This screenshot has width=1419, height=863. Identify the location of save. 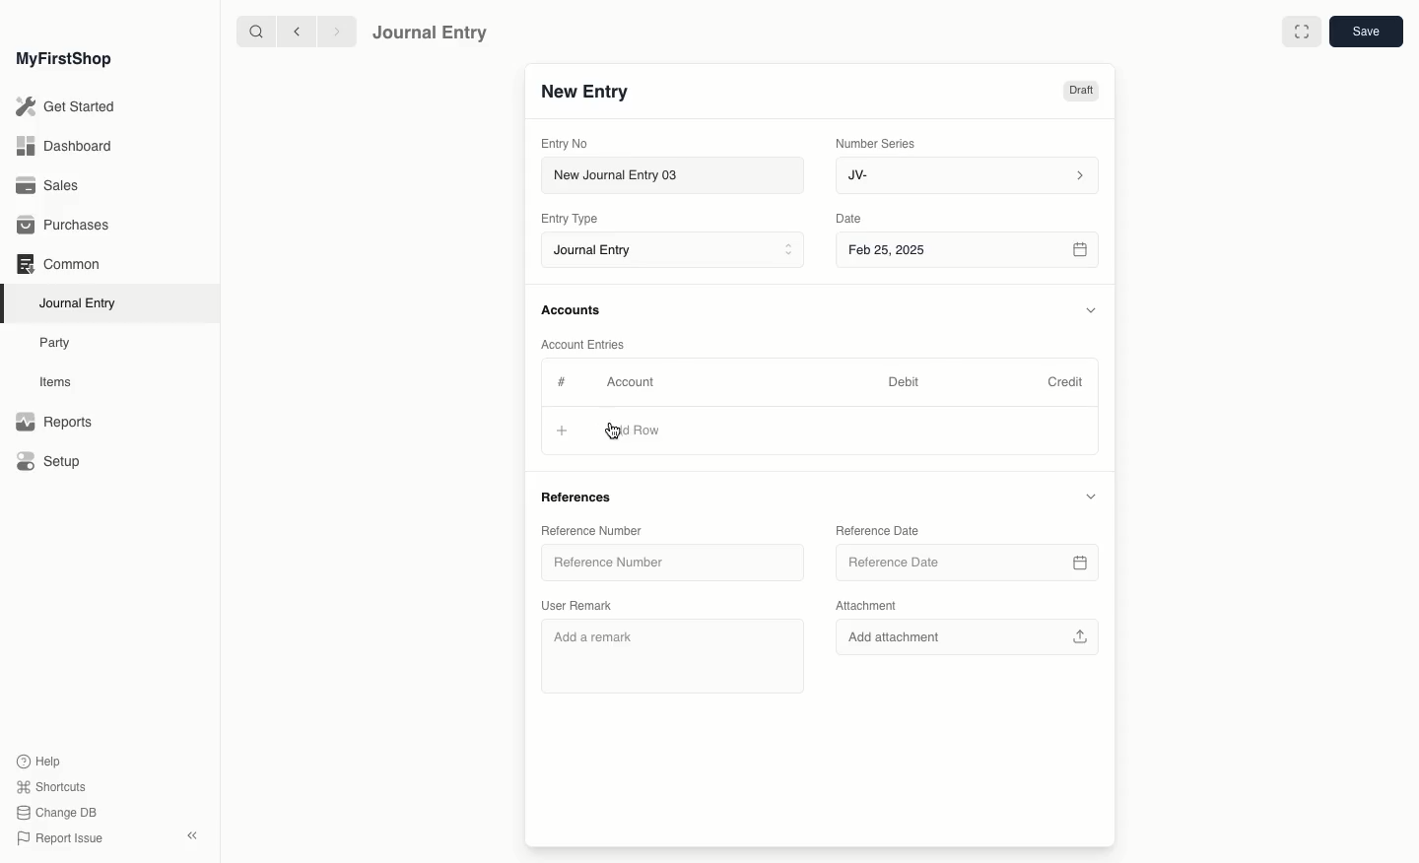
(1365, 33).